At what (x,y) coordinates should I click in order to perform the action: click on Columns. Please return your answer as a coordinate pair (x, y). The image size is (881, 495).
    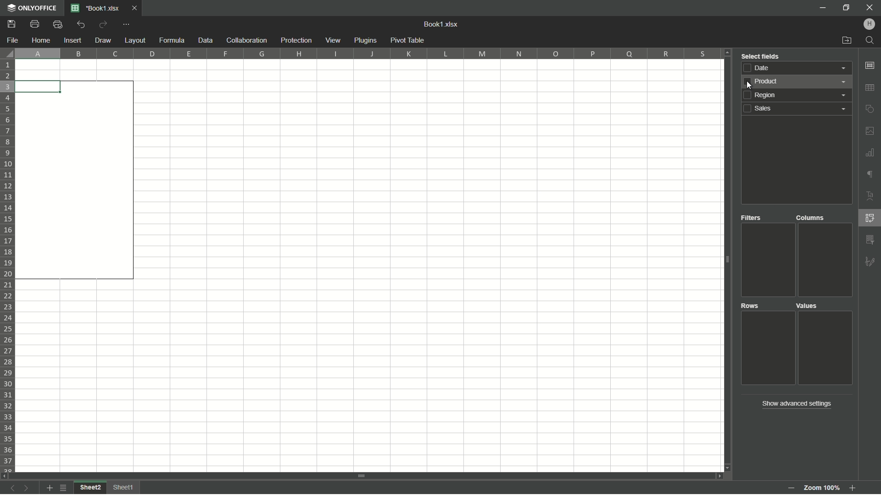
    Looking at the image, I should click on (811, 218).